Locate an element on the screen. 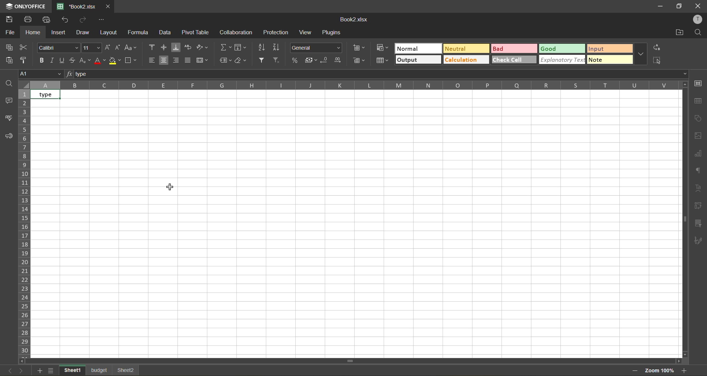 This screenshot has width=707, height=376. accounting is located at coordinates (312, 59).